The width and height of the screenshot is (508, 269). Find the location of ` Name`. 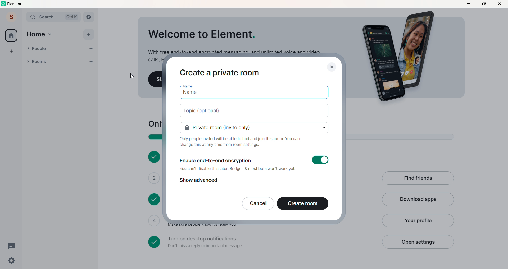

 Name is located at coordinates (187, 86).